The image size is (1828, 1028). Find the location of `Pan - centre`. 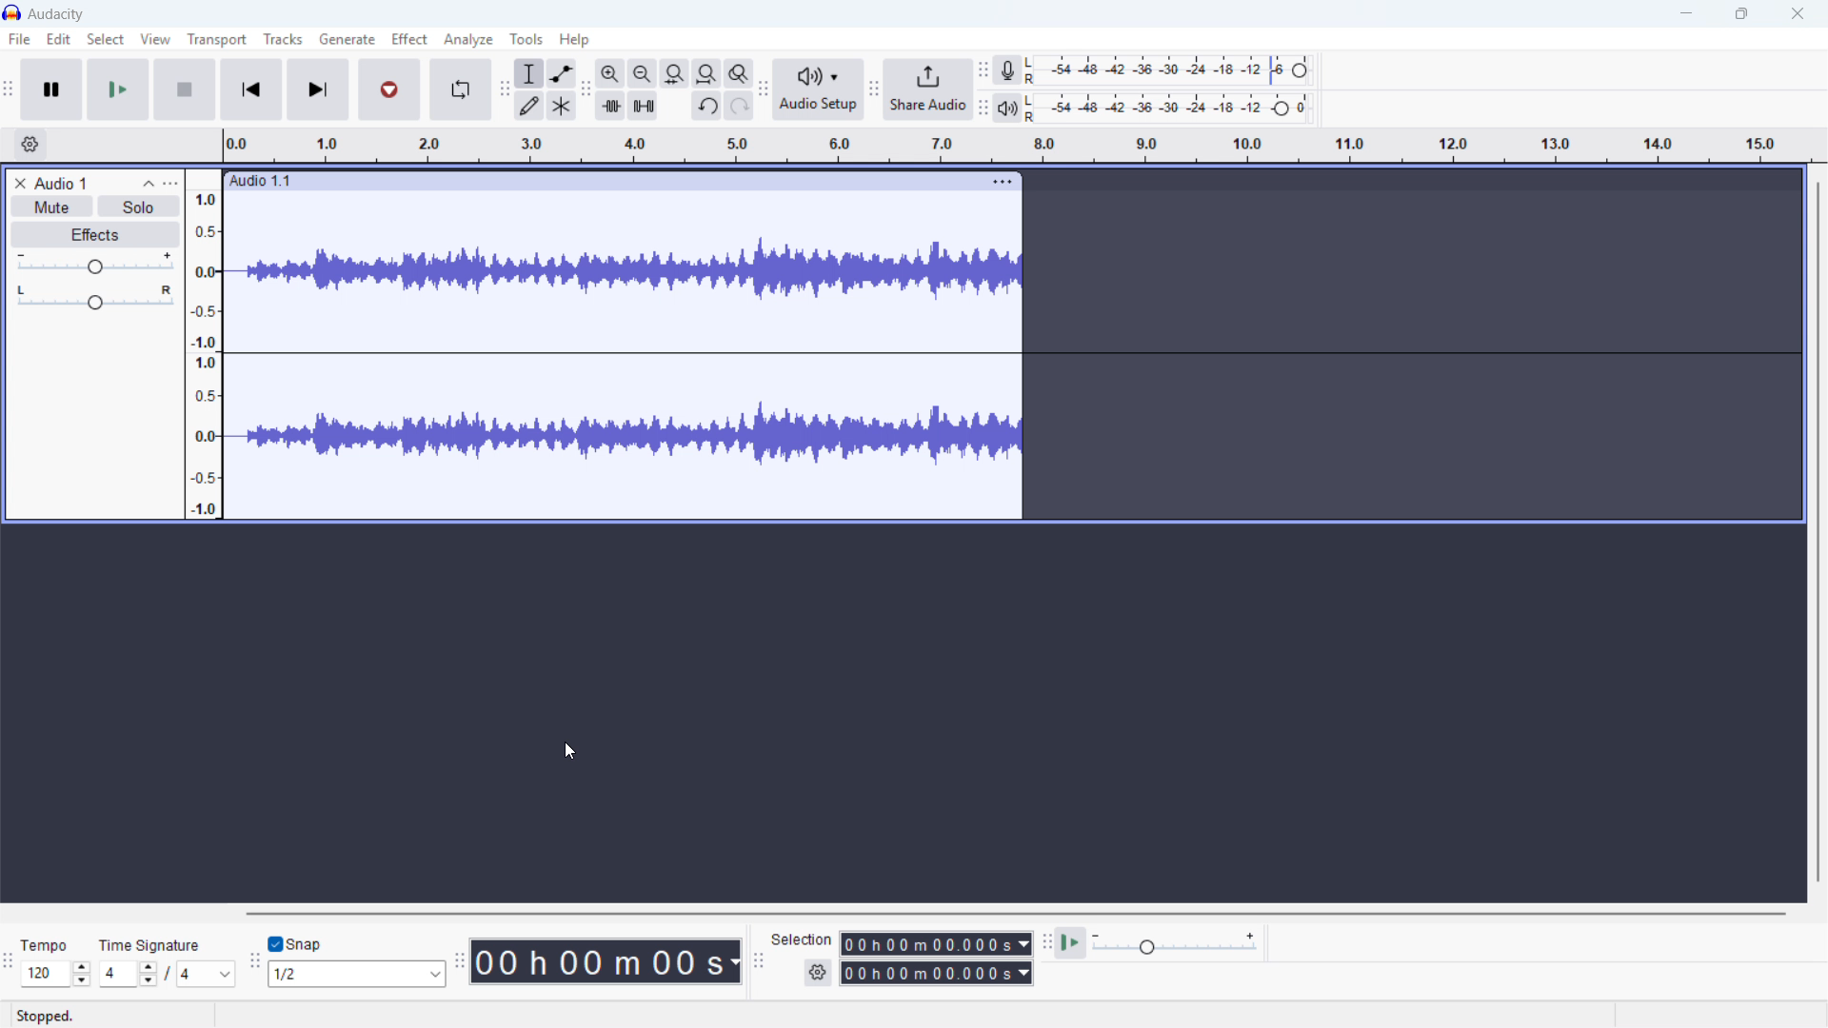

Pan - centre is located at coordinates (95, 299).